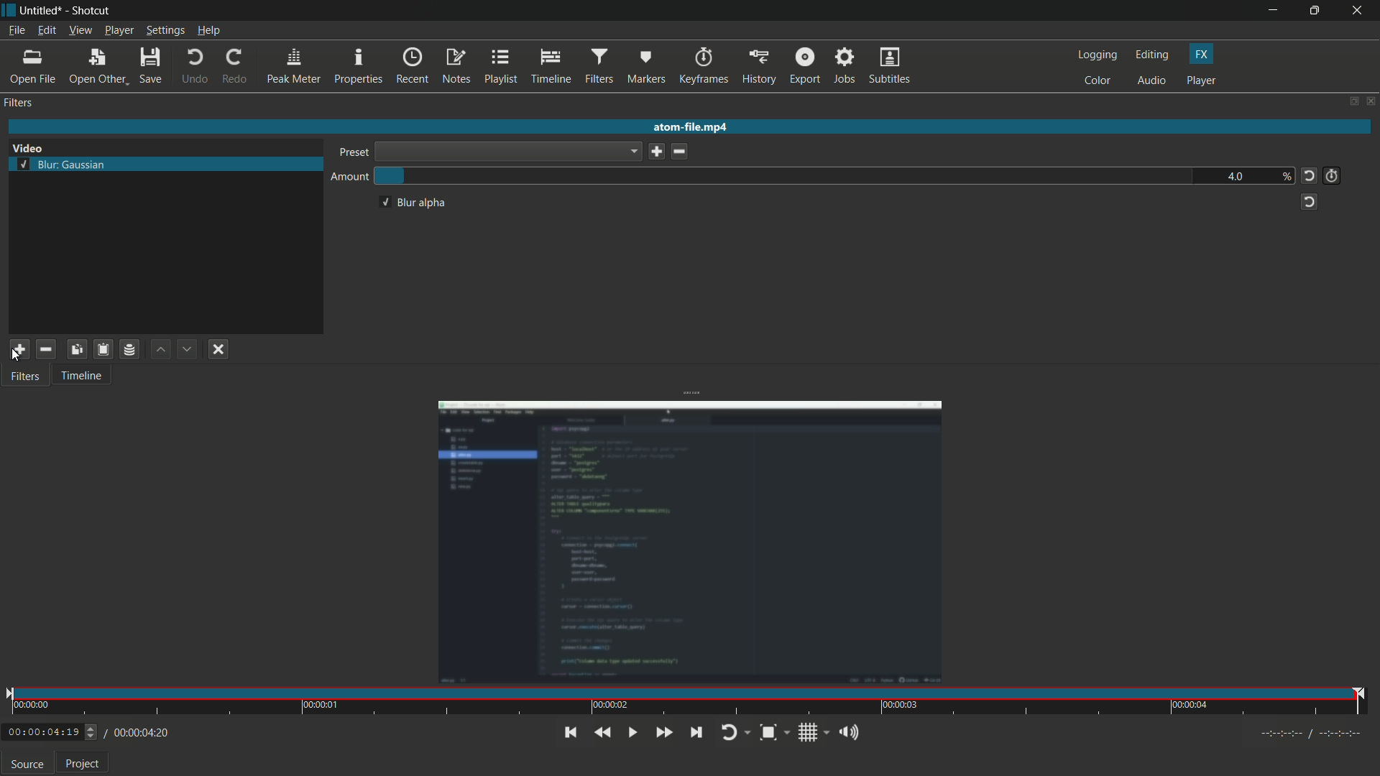 The image size is (1380, 776). I want to click on filters, so click(19, 103).